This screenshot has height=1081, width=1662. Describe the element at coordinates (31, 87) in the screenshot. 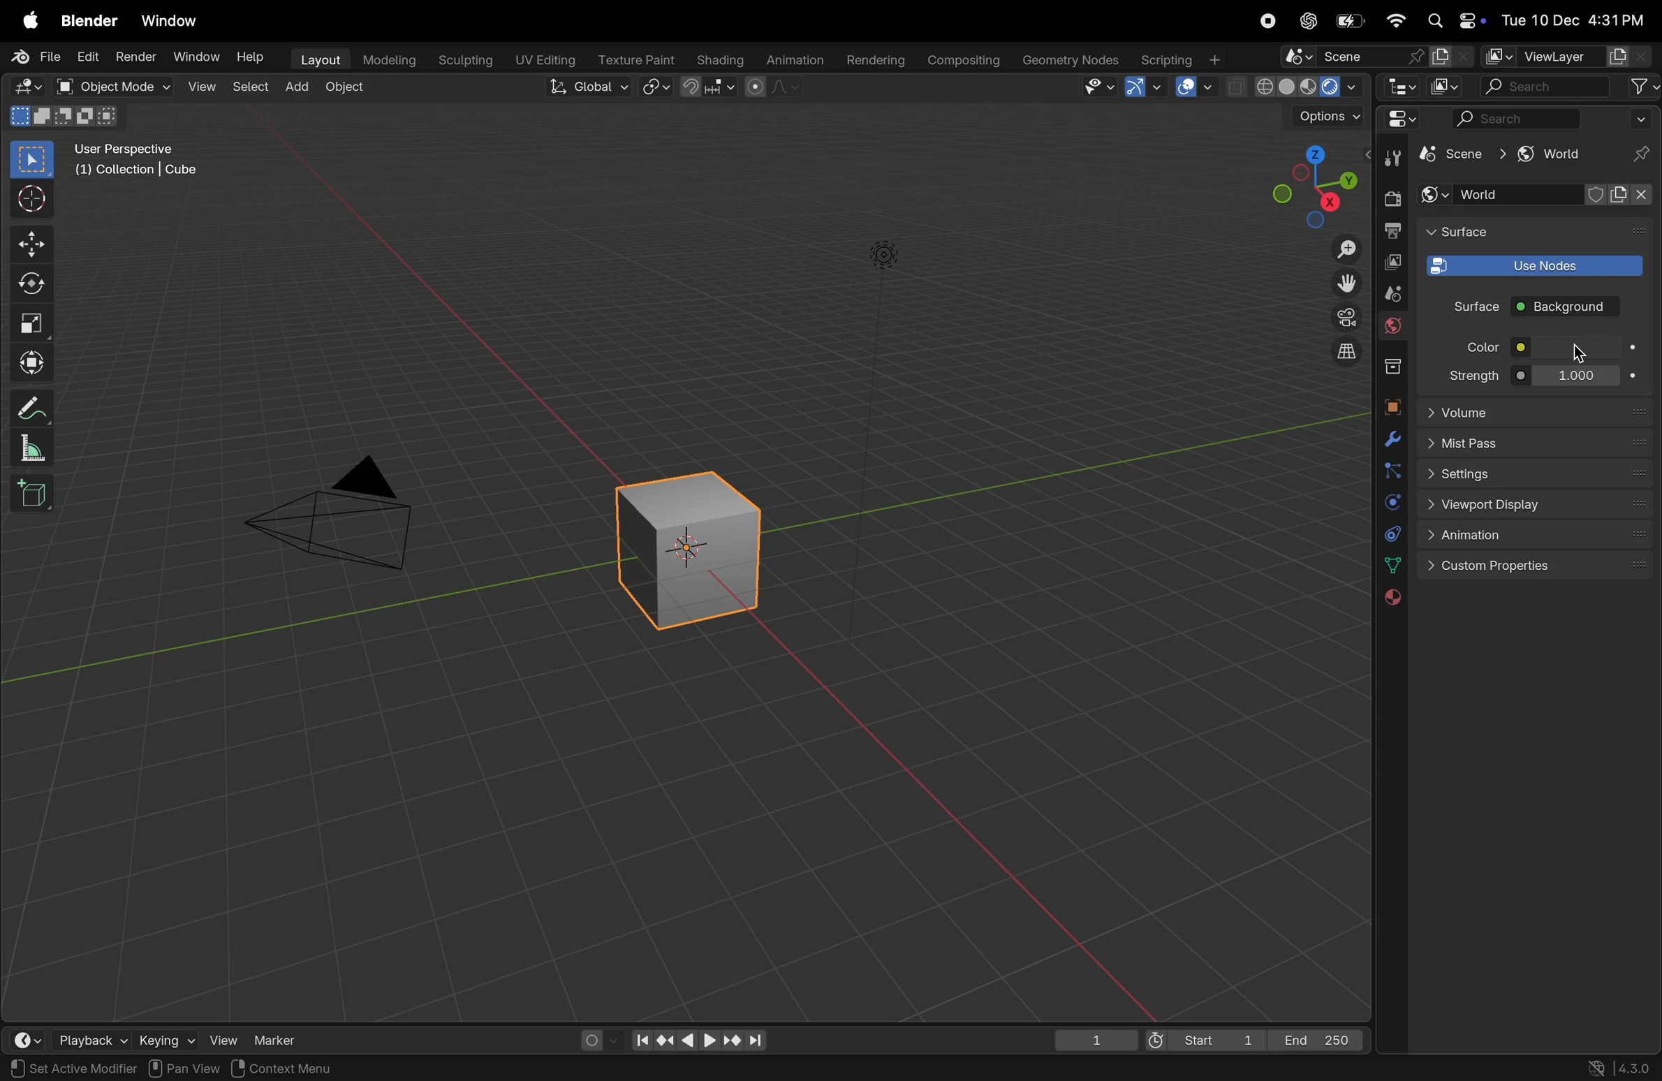

I see `editor type` at that location.